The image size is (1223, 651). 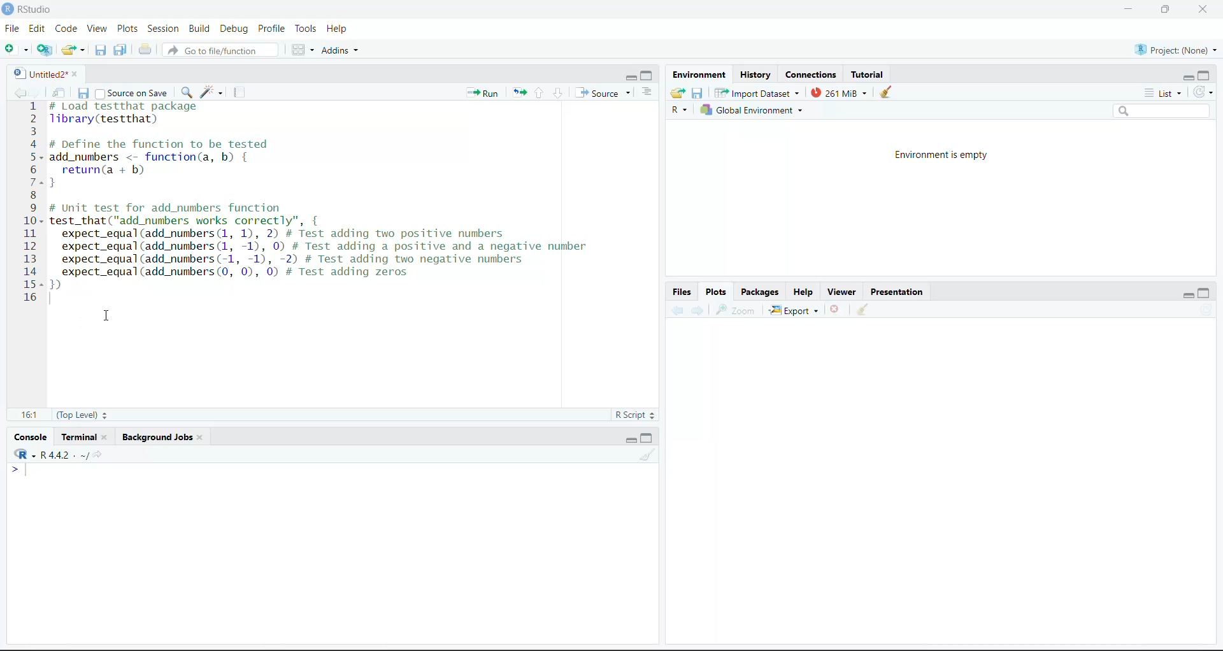 What do you see at coordinates (37, 92) in the screenshot?
I see `go forward` at bounding box center [37, 92].